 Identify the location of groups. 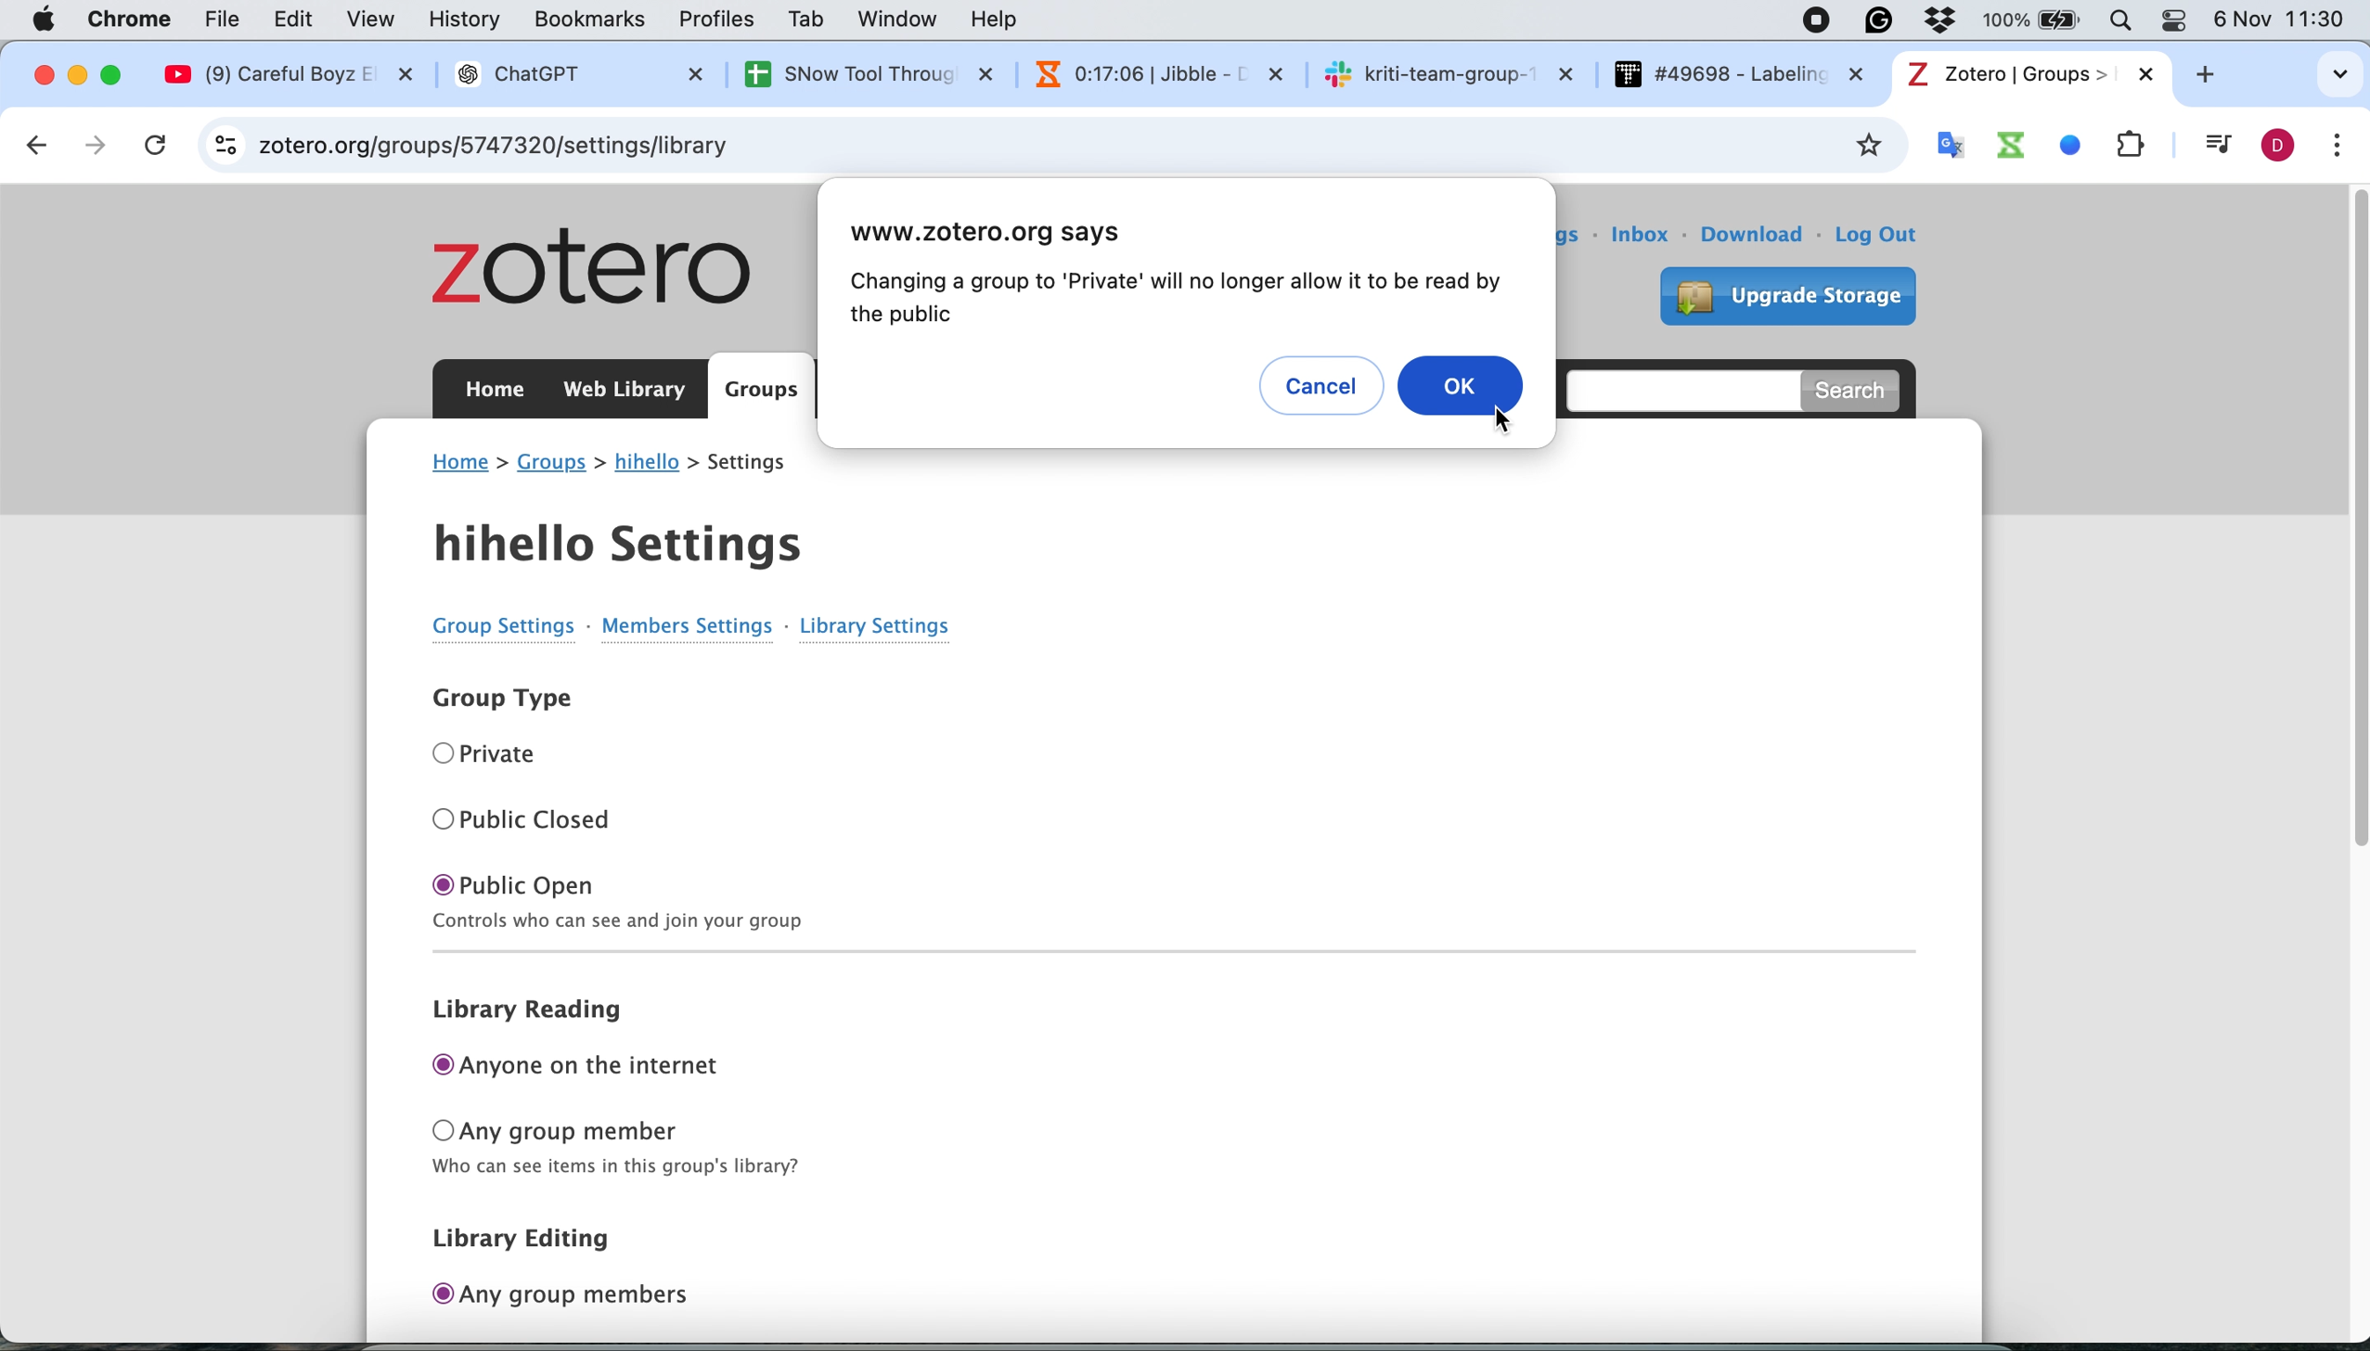
(762, 391).